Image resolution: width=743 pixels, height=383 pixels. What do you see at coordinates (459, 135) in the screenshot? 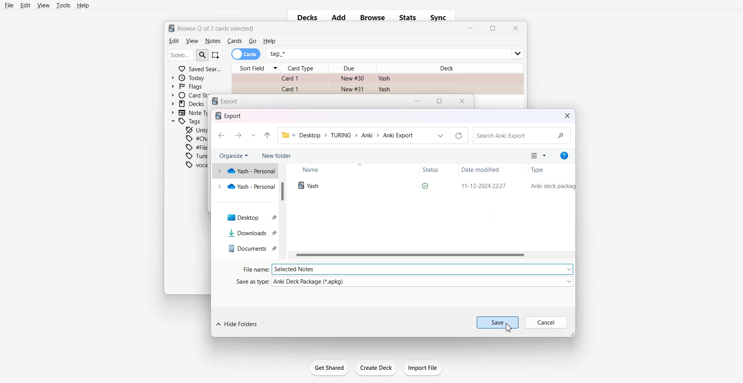
I see `Refresh` at bounding box center [459, 135].